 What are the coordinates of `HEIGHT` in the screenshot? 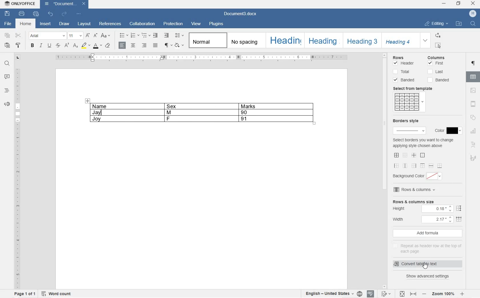 It's located at (401, 209).